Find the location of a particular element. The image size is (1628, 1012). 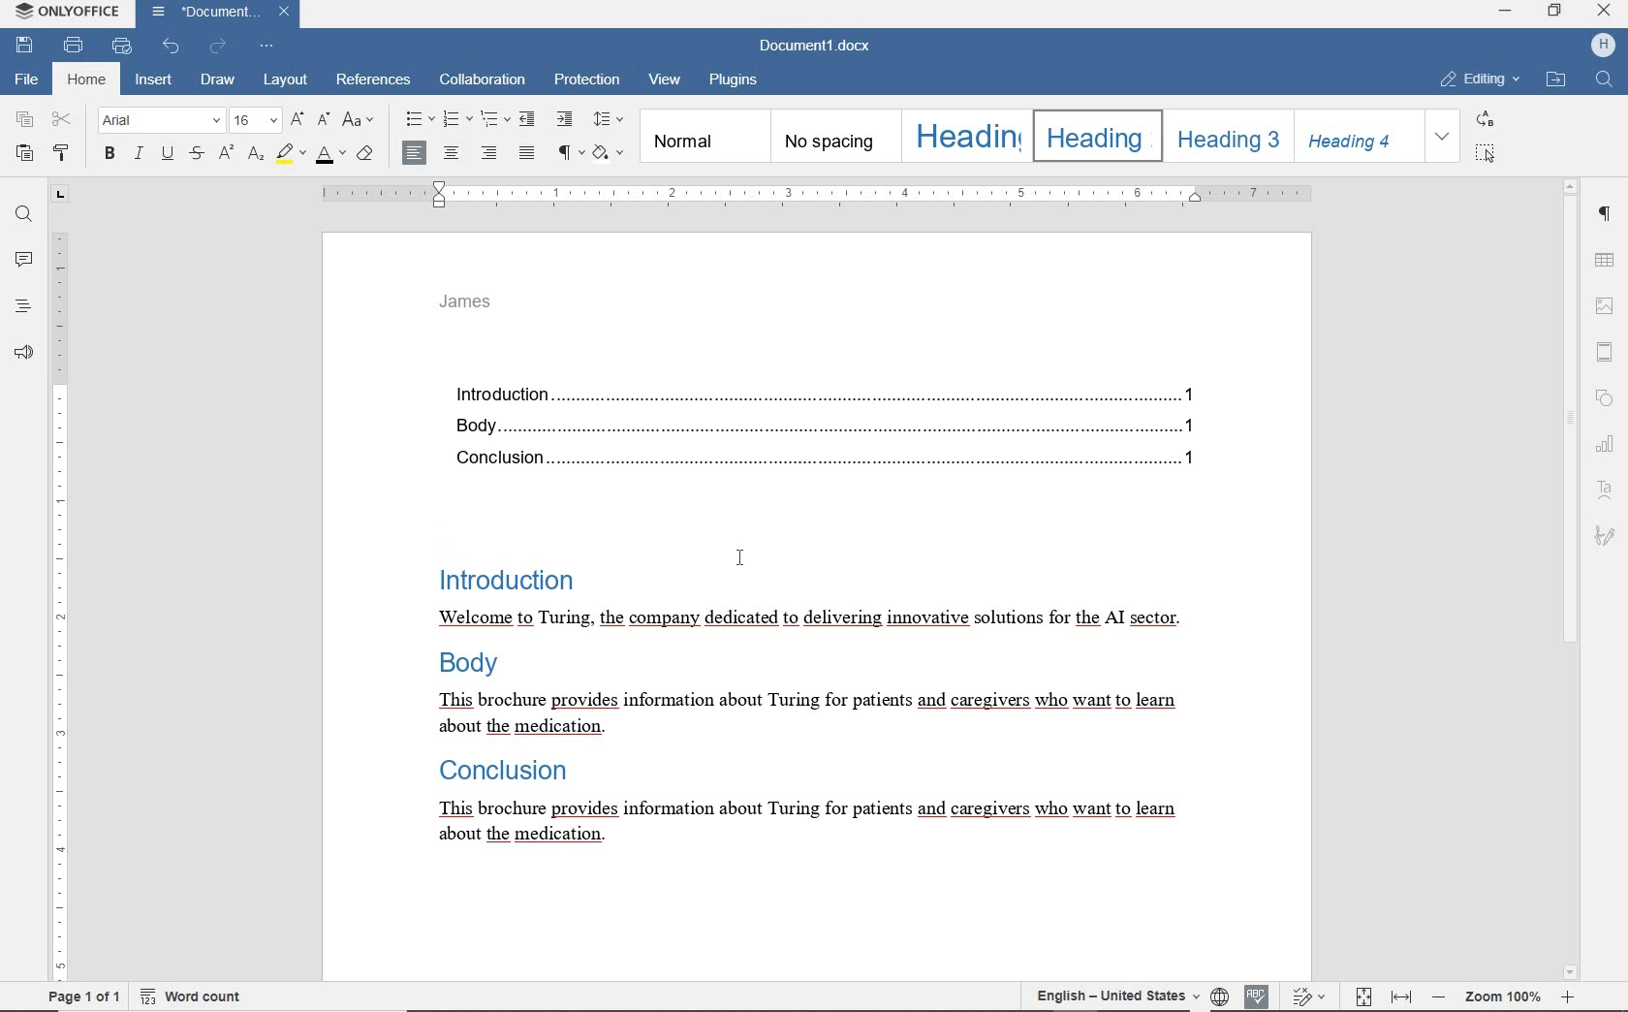

spell check is located at coordinates (1258, 996).